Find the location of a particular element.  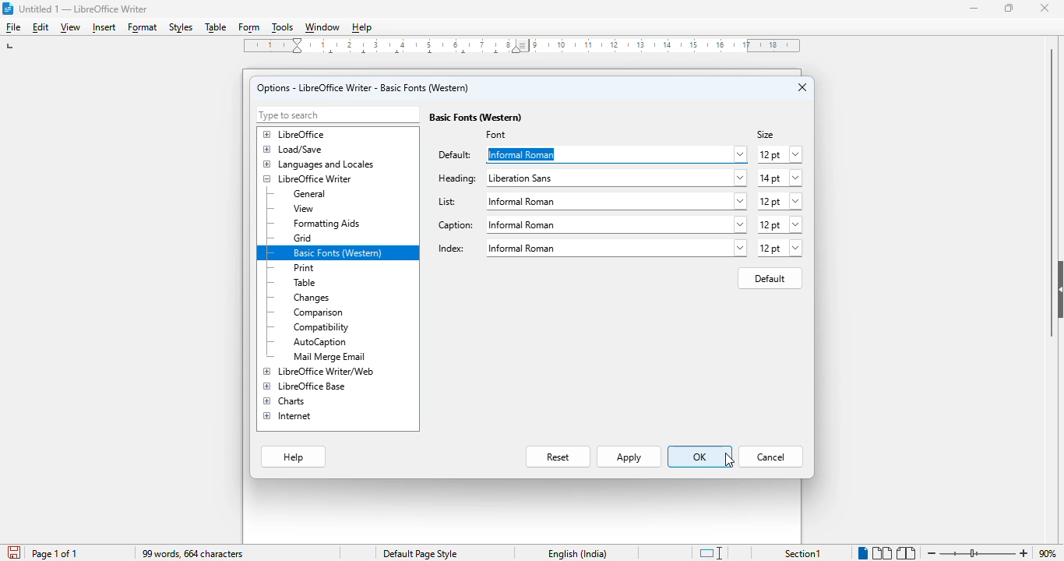

basic fonts (western) is located at coordinates (338, 253).